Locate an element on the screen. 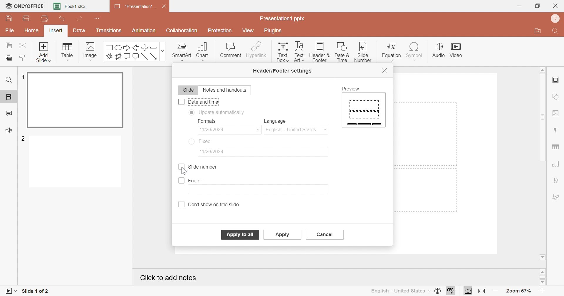  Find is located at coordinates (554, 32).